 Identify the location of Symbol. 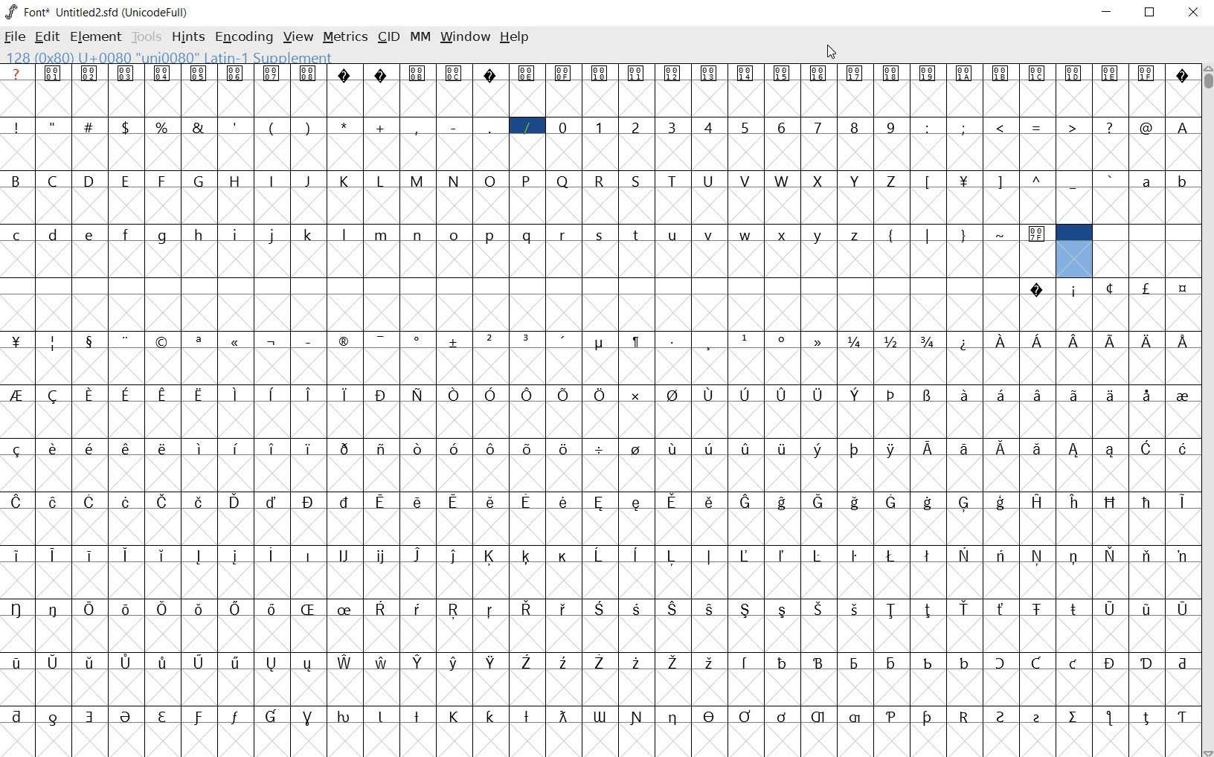
(527, 73).